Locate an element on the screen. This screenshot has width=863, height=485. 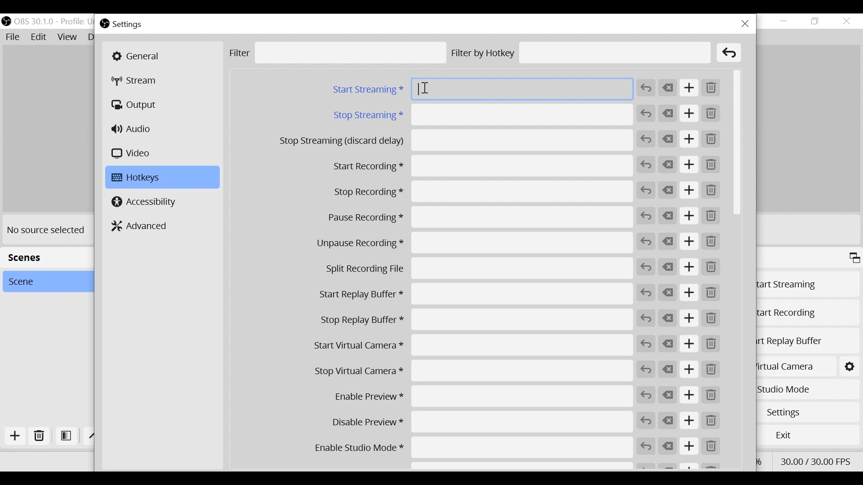
Start Replay Buffer is located at coordinates (473, 294).